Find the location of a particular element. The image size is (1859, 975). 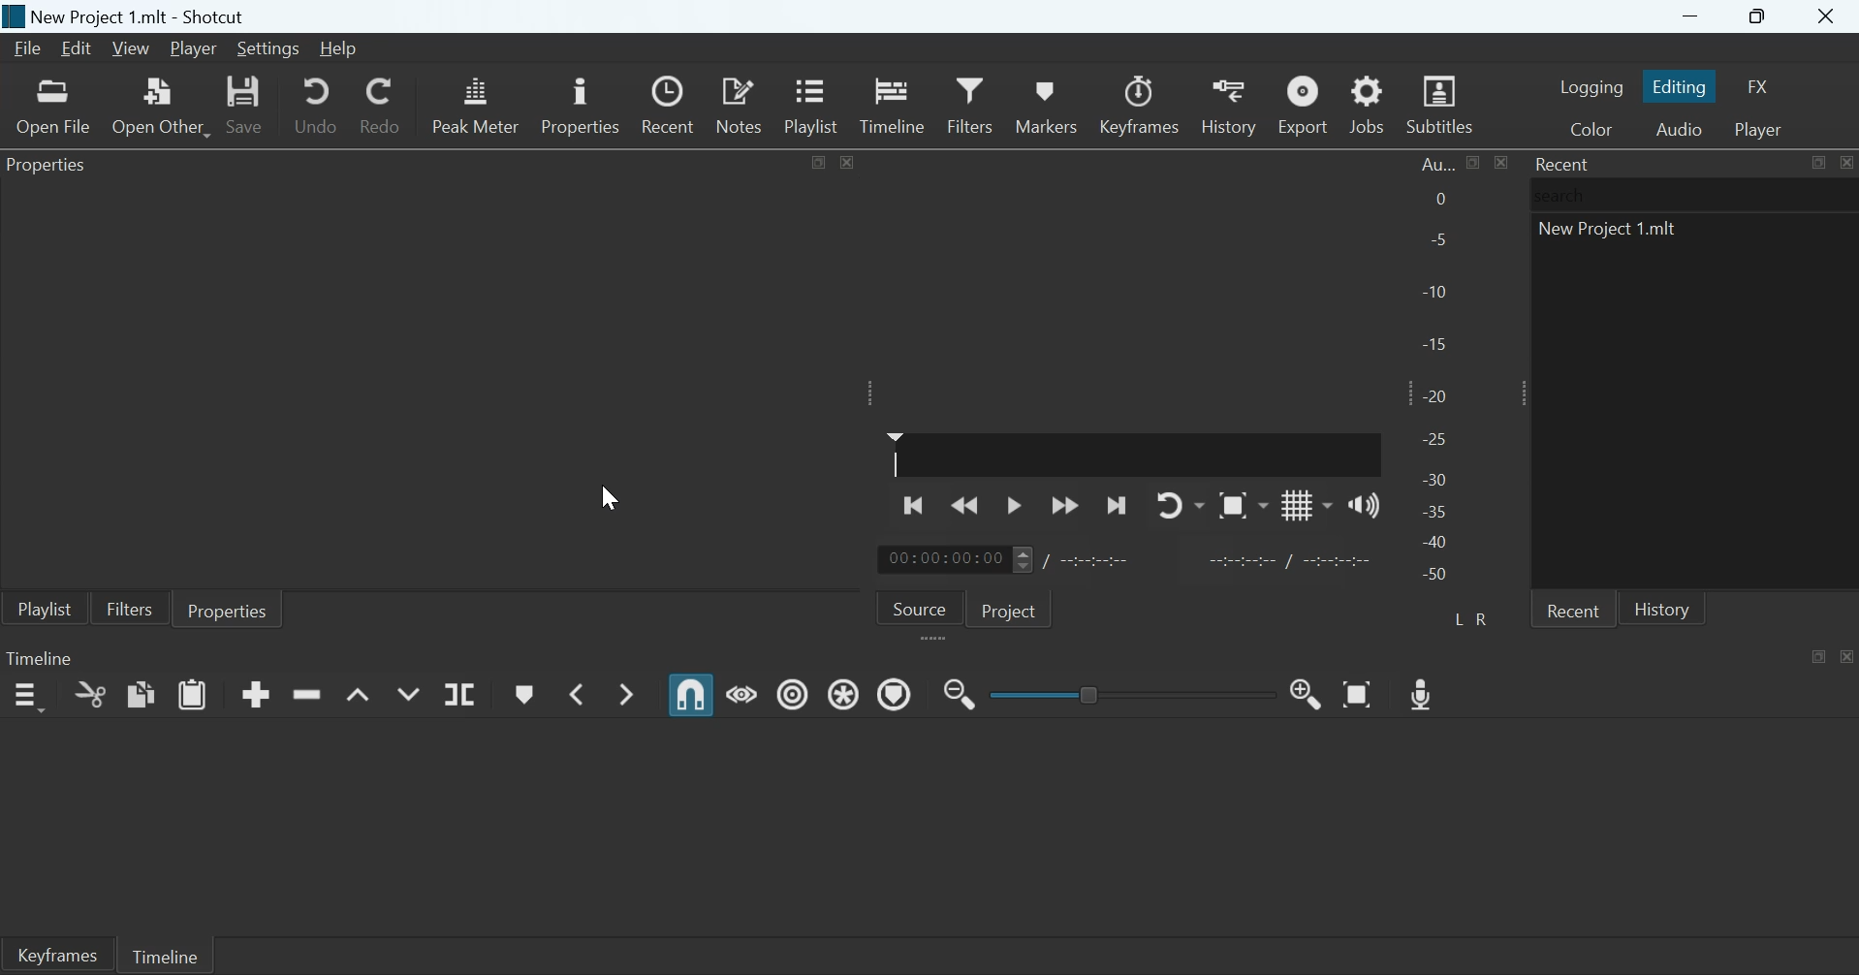

Switch to the effects layout is located at coordinates (1759, 86).